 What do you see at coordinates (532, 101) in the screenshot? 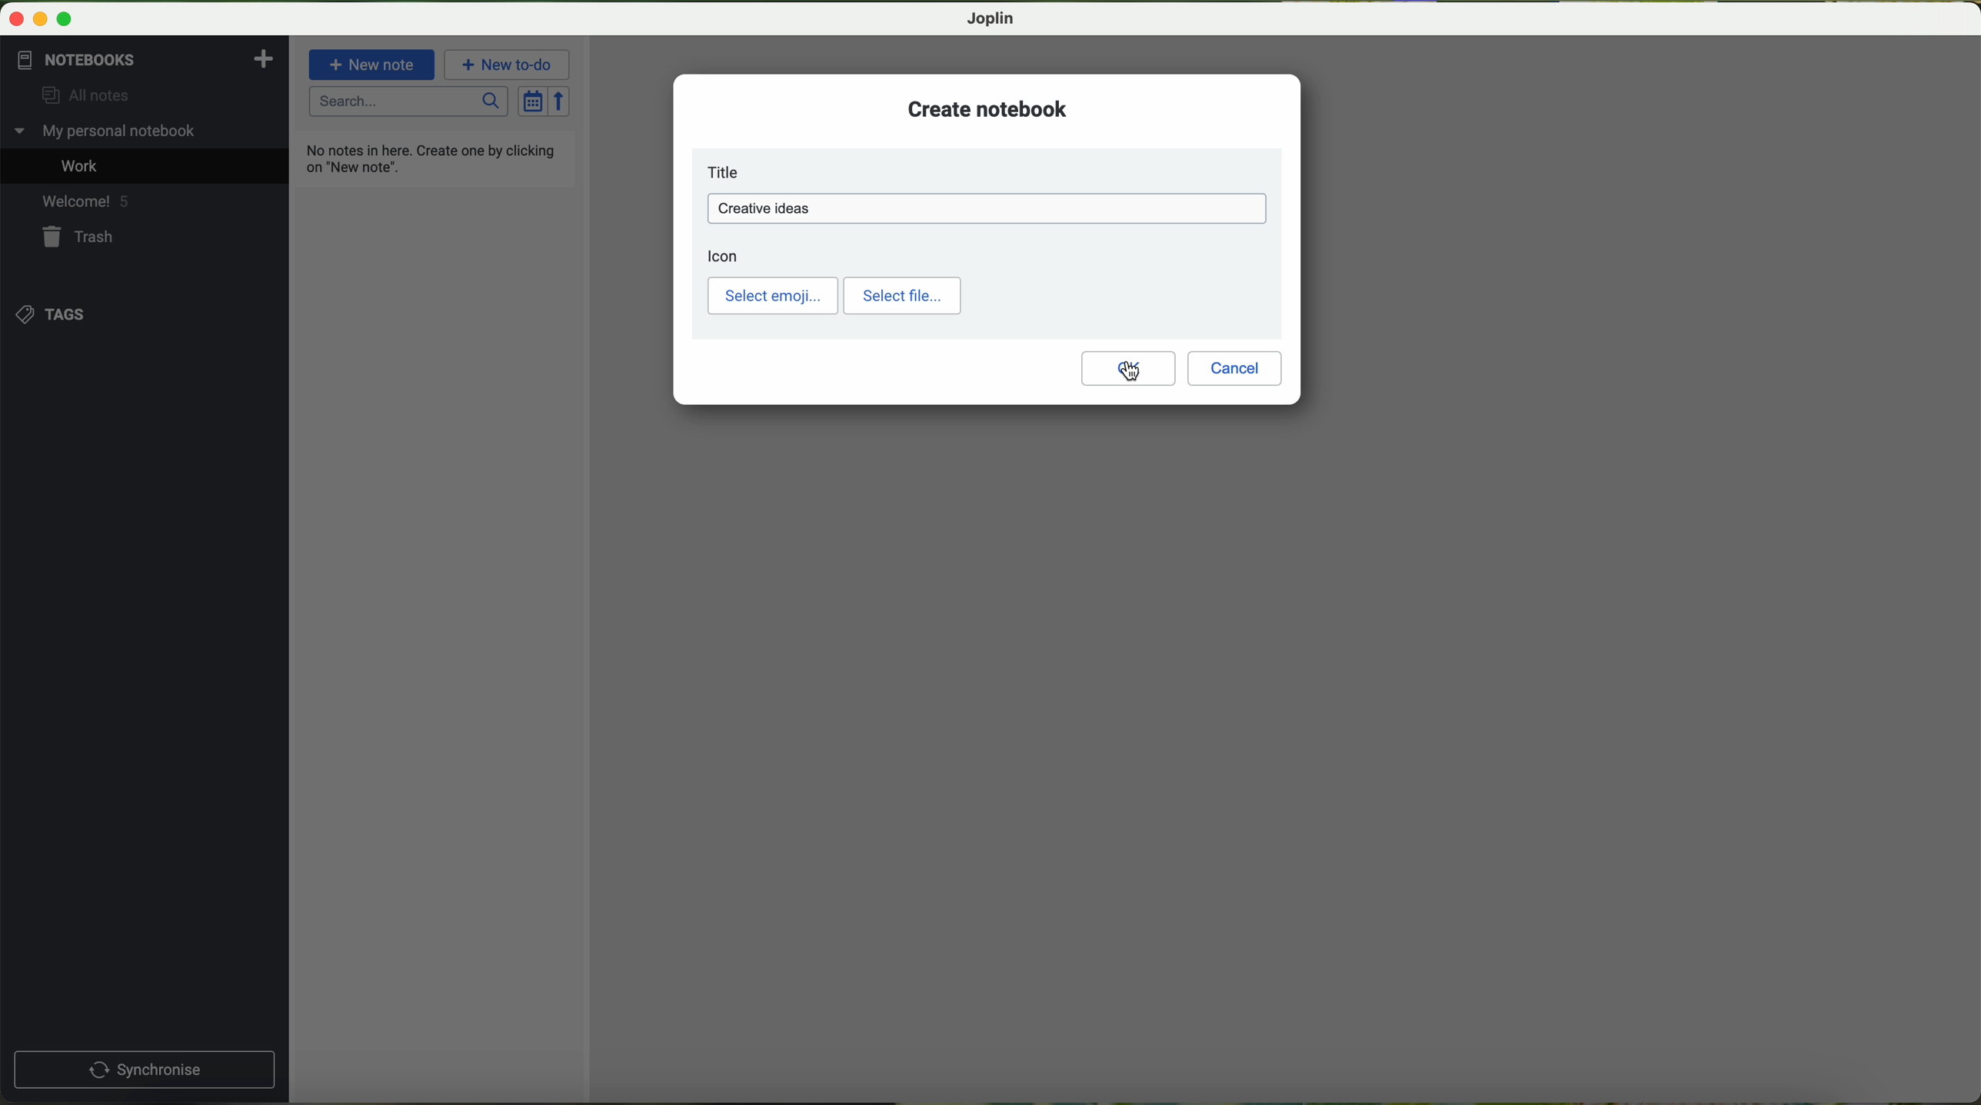
I see `` at bounding box center [532, 101].